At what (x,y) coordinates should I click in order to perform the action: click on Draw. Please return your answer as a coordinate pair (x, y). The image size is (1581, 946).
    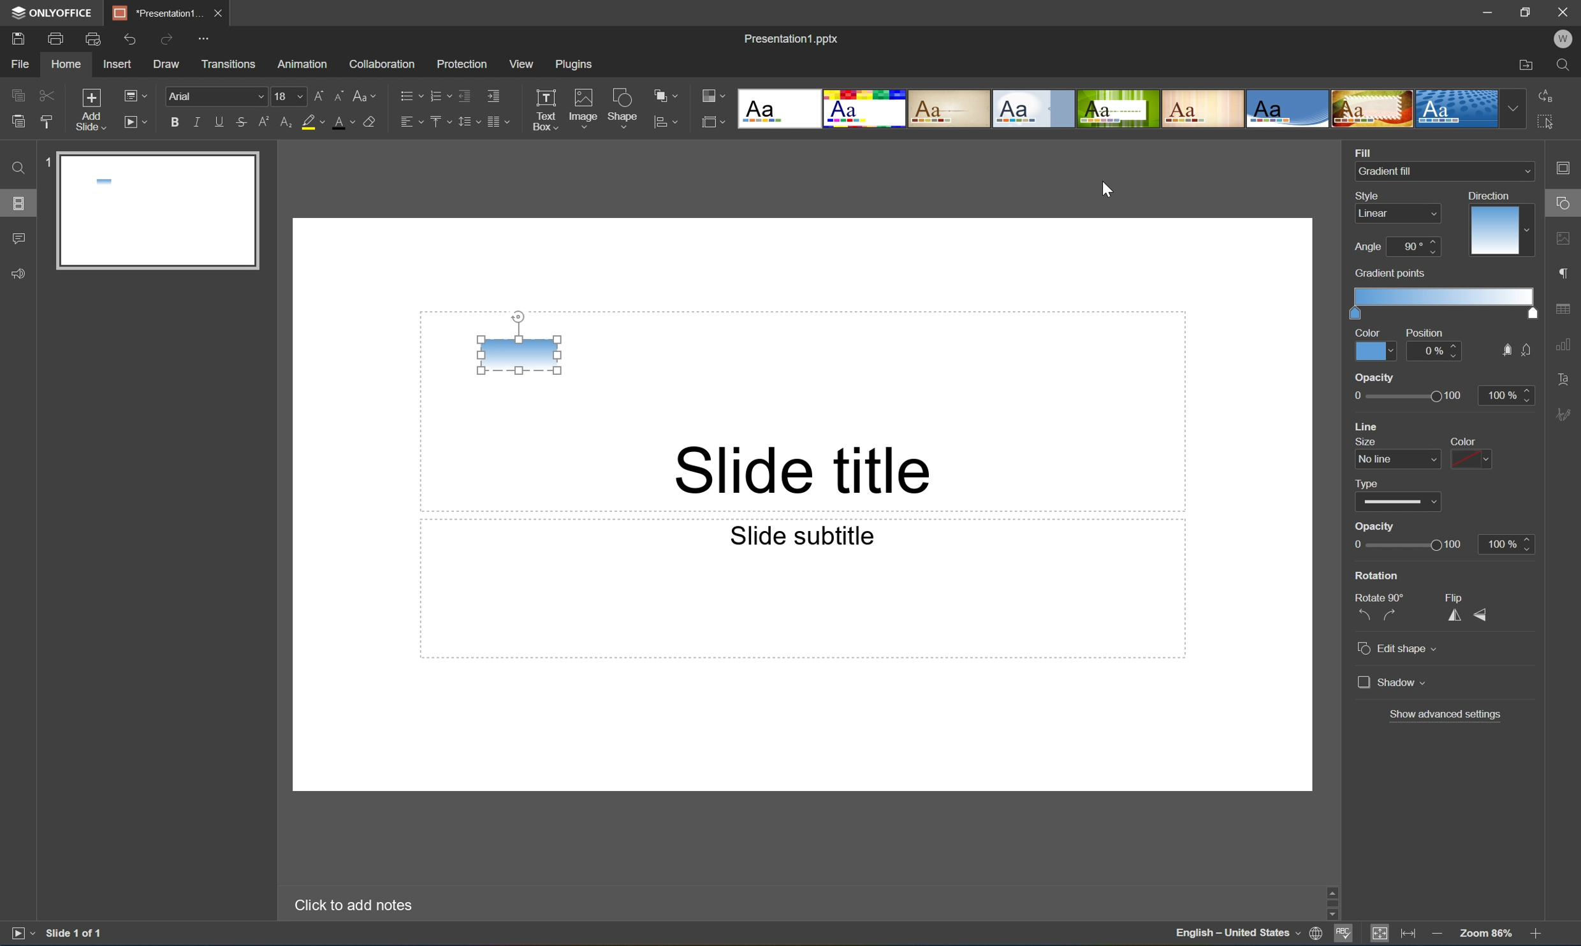
    Looking at the image, I should click on (168, 64).